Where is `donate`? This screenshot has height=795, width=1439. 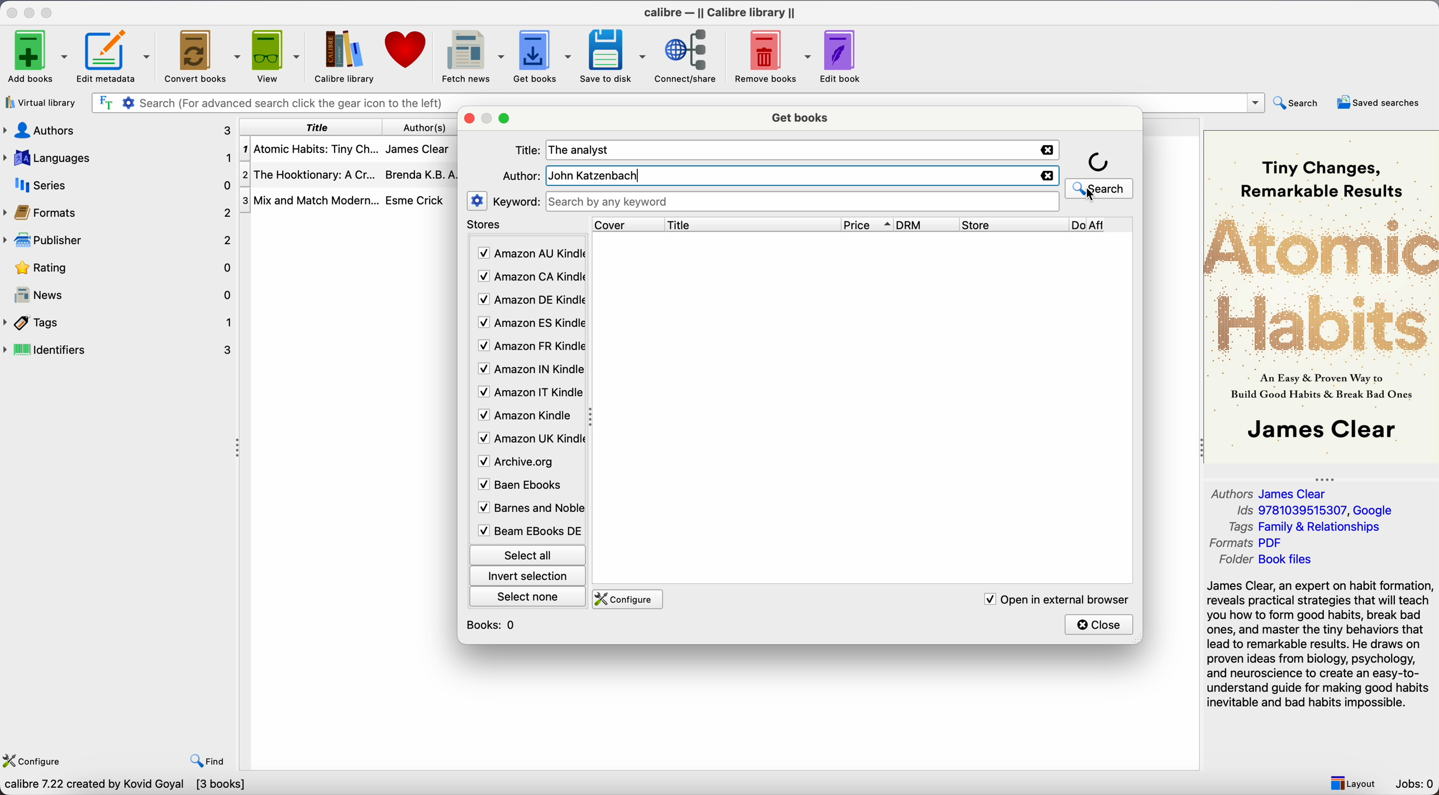 donate is located at coordinates (404, 52).